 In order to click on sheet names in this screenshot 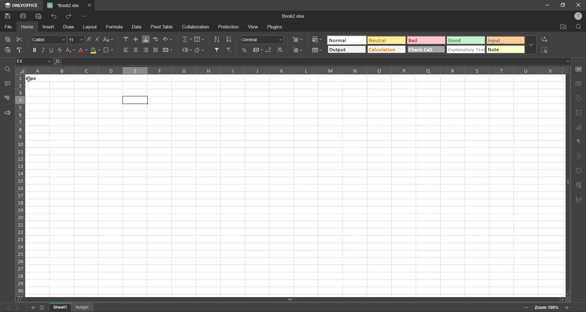, I will do `click(72, 307)`.